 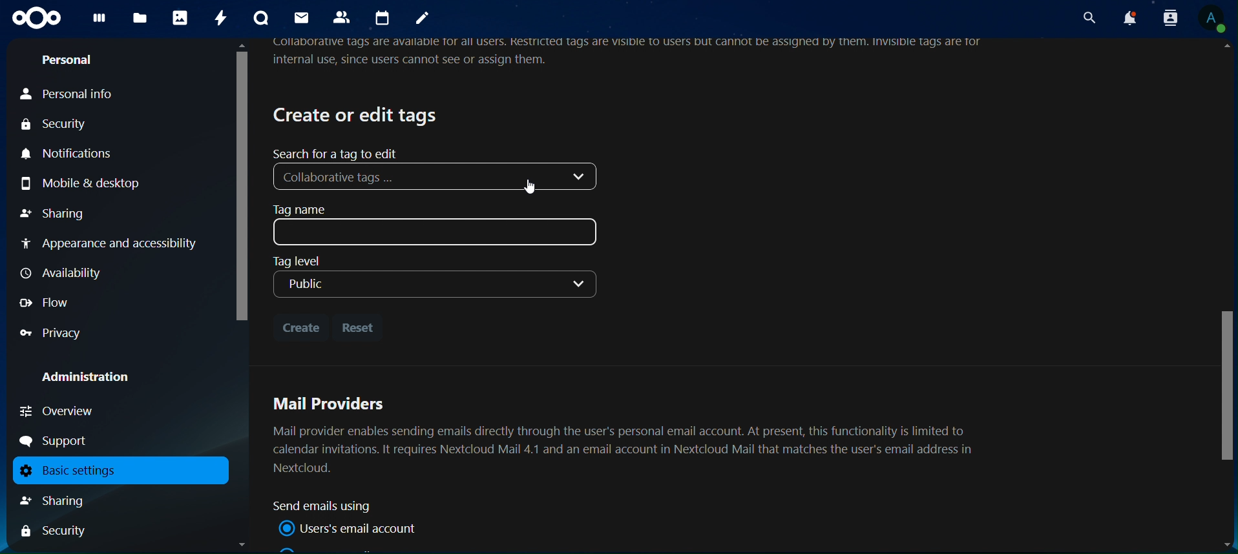 I want to click on search for a tag to edit, so click(x=338, y=153).